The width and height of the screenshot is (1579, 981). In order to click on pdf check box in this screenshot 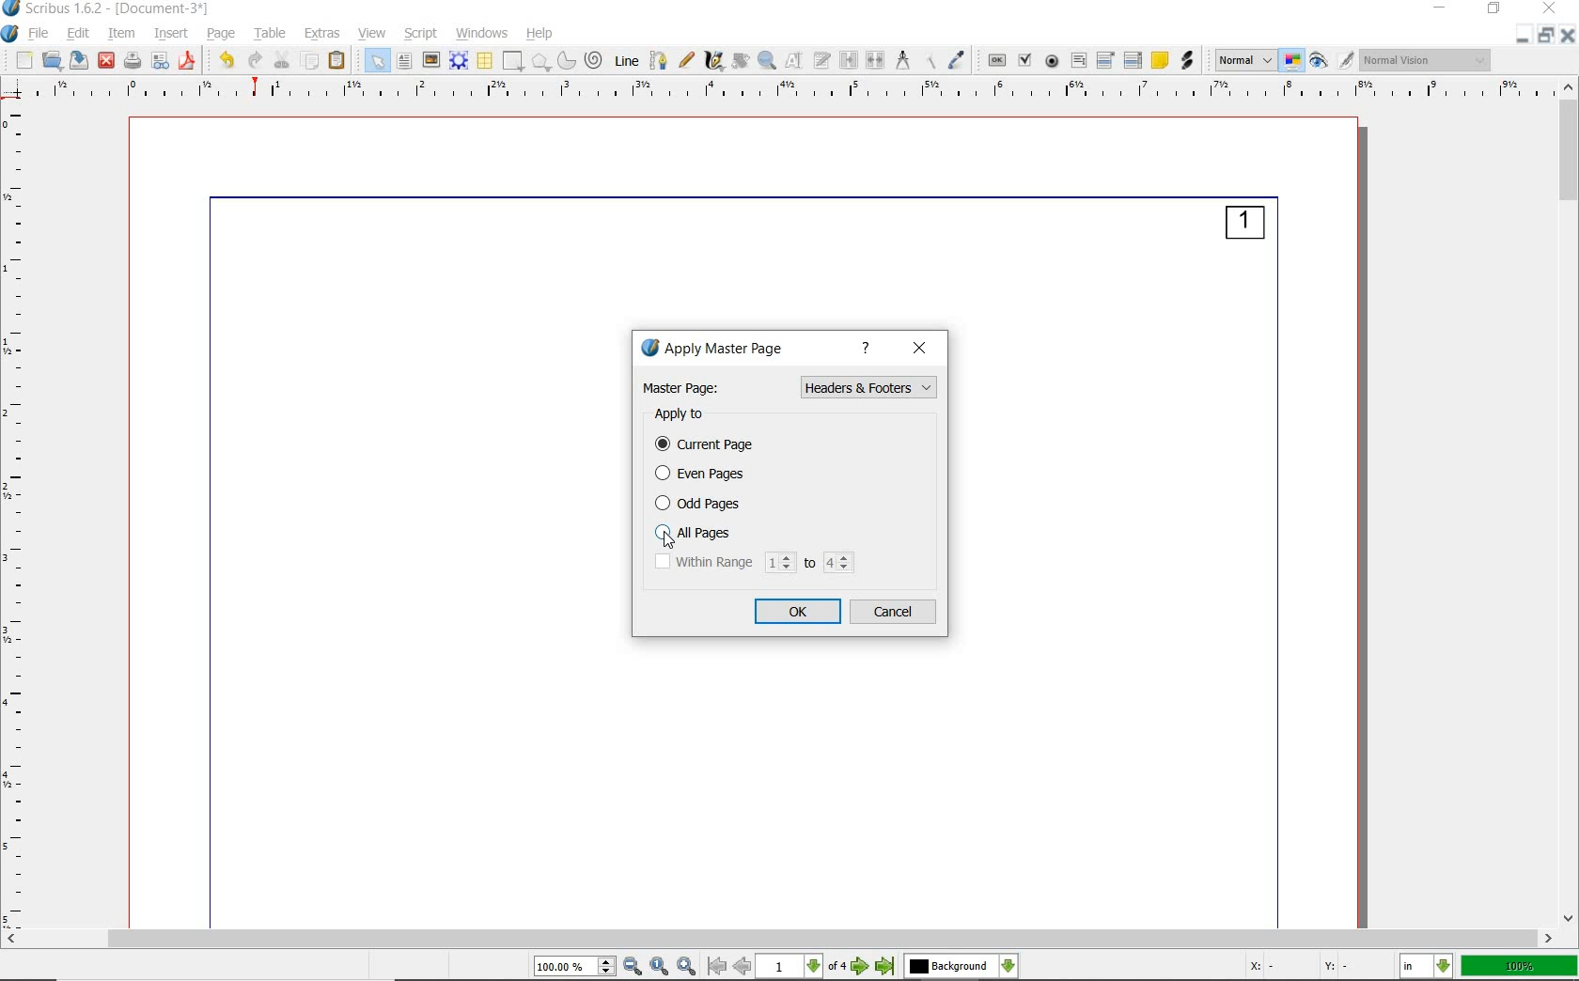, I will do `click(1026, 60)`.